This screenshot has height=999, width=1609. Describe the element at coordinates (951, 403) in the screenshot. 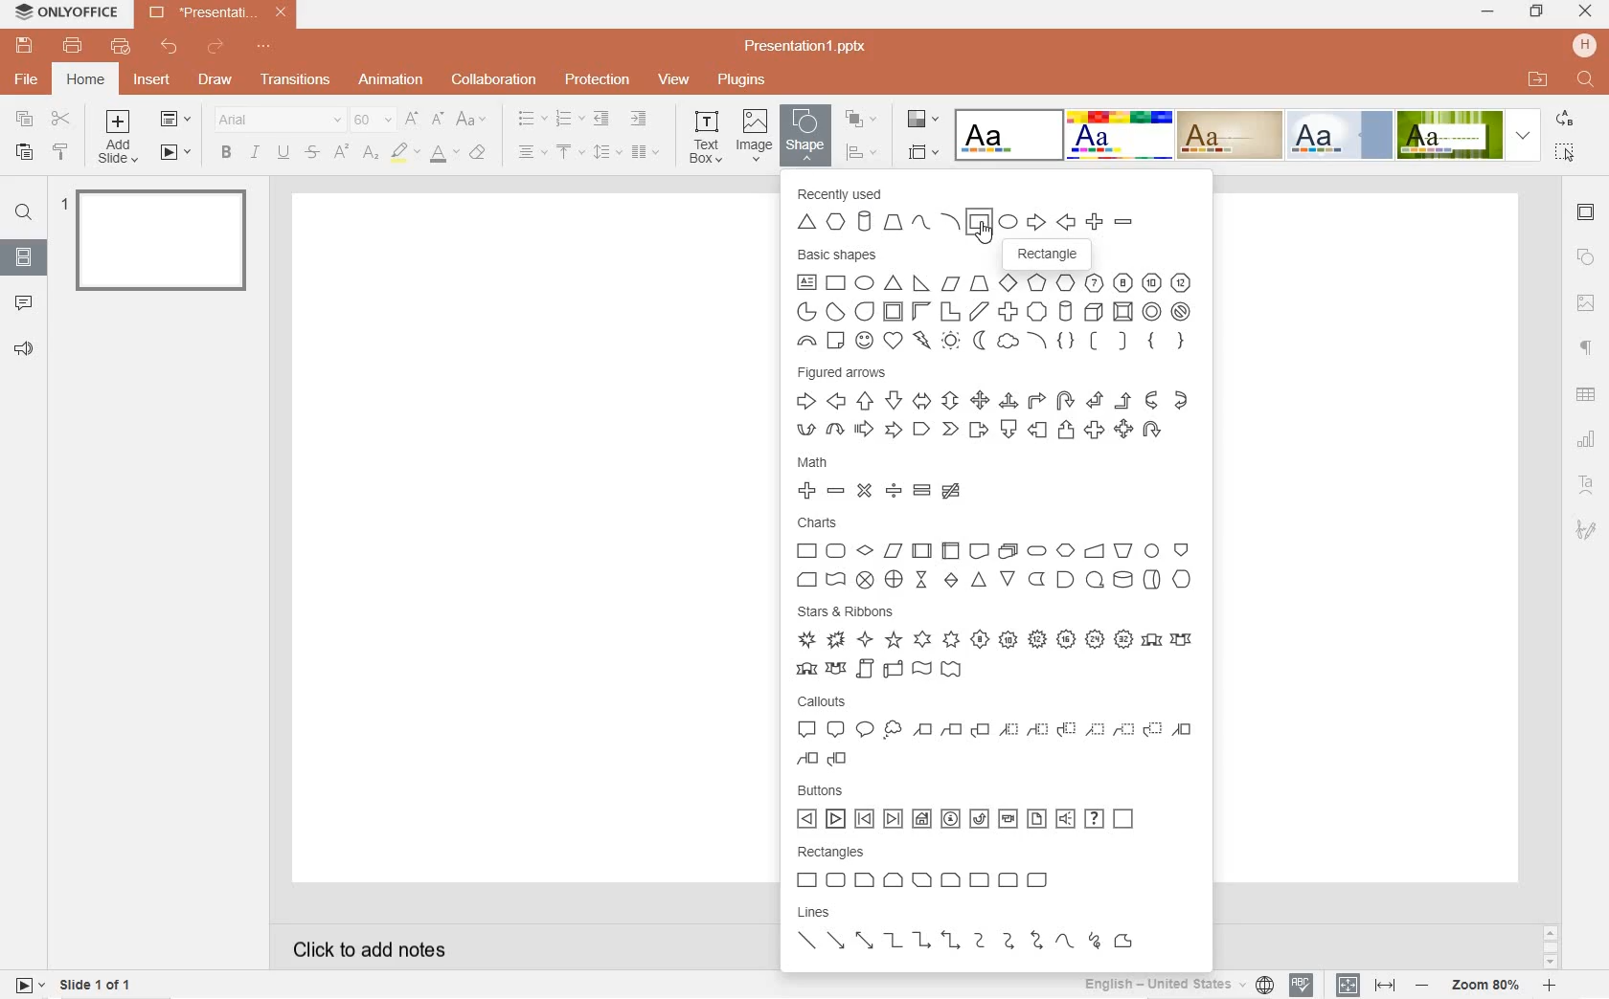

I see `Up Down Arrow` at that location.